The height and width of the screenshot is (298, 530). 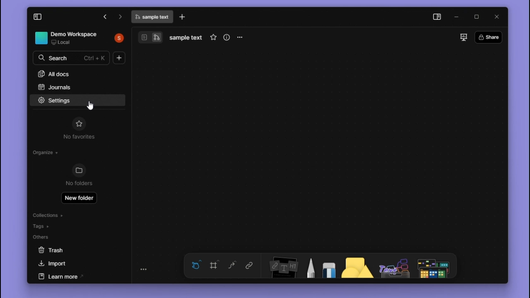 I want to click on switch page view/ edgeless view, so click(x=149, y=37).